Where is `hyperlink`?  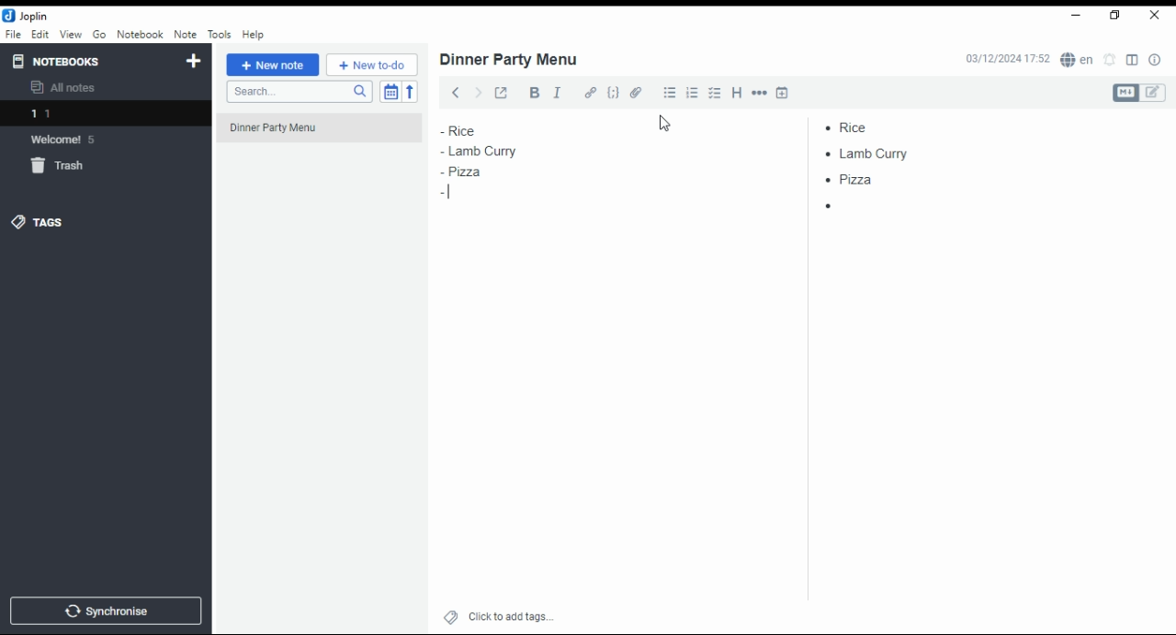
hyperlink is located at coordinates (590, 94).